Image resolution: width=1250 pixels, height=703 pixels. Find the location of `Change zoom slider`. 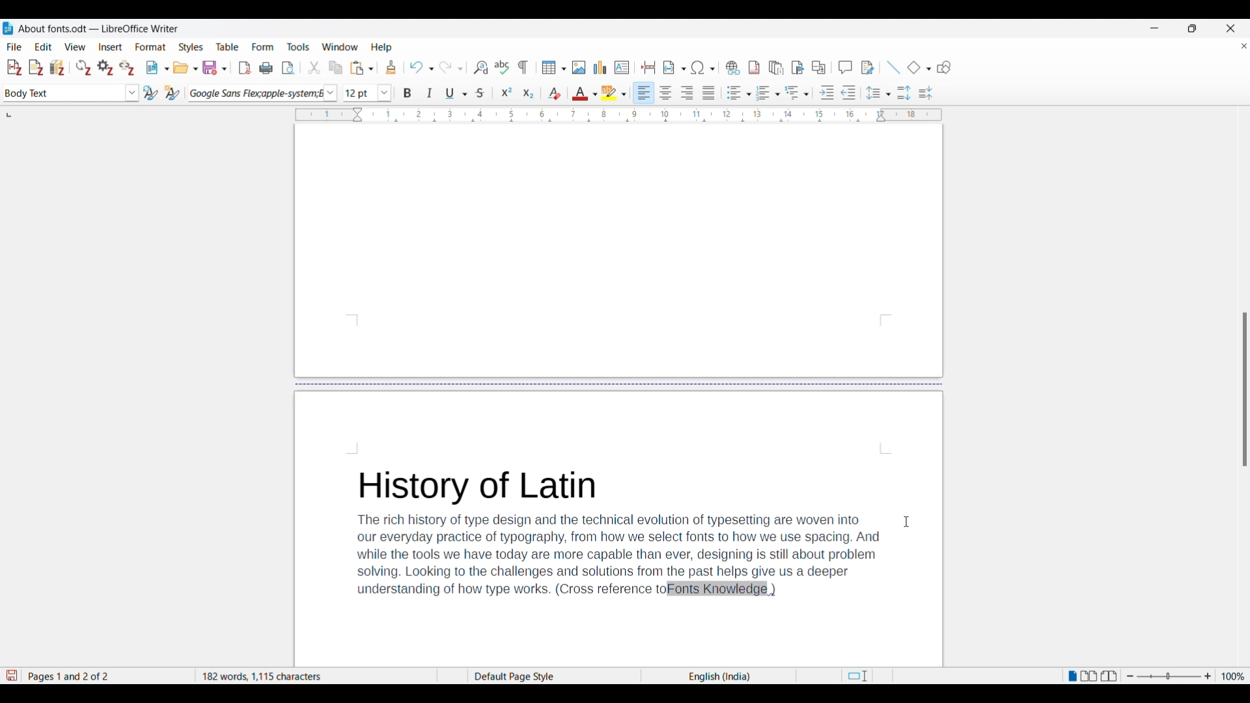

Change zoom slider is located at coordinates (1169, 677).